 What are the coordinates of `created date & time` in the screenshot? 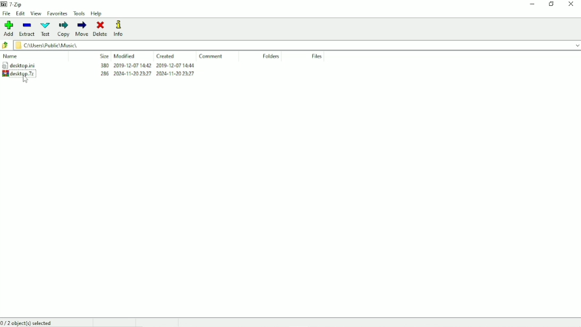 It's located at (176, 73).